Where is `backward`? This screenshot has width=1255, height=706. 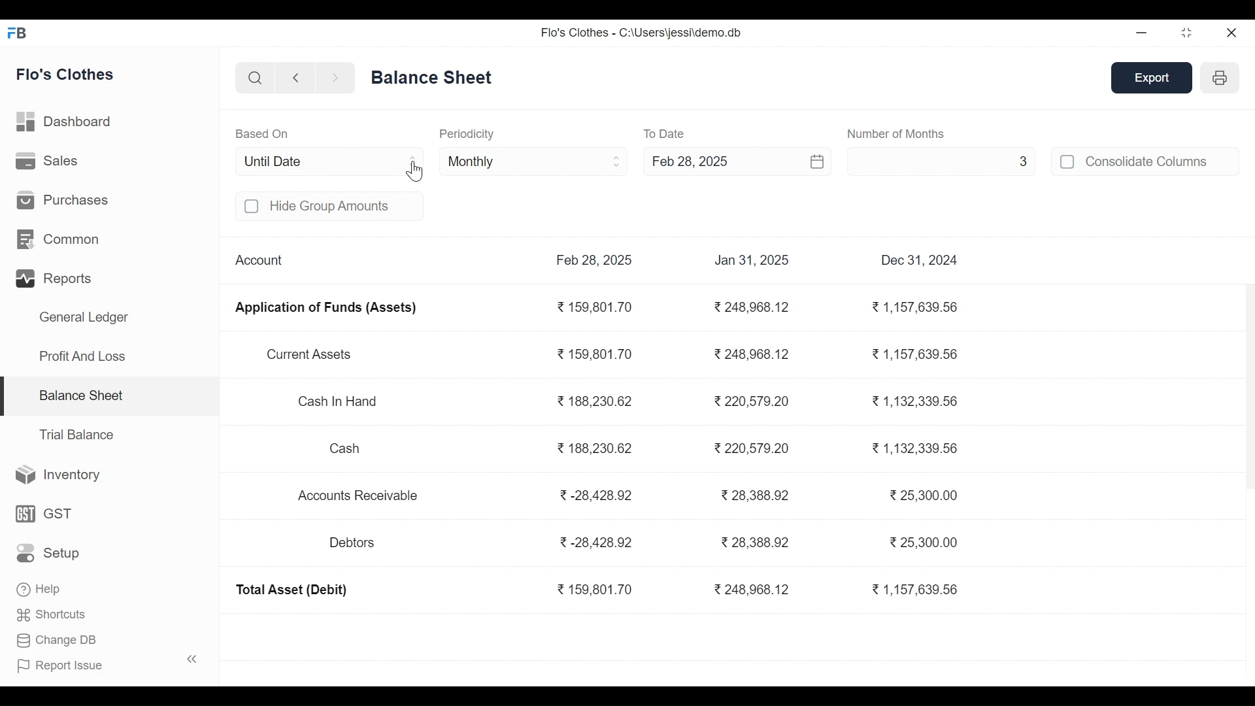 backward is located at coordinates (296, 79).